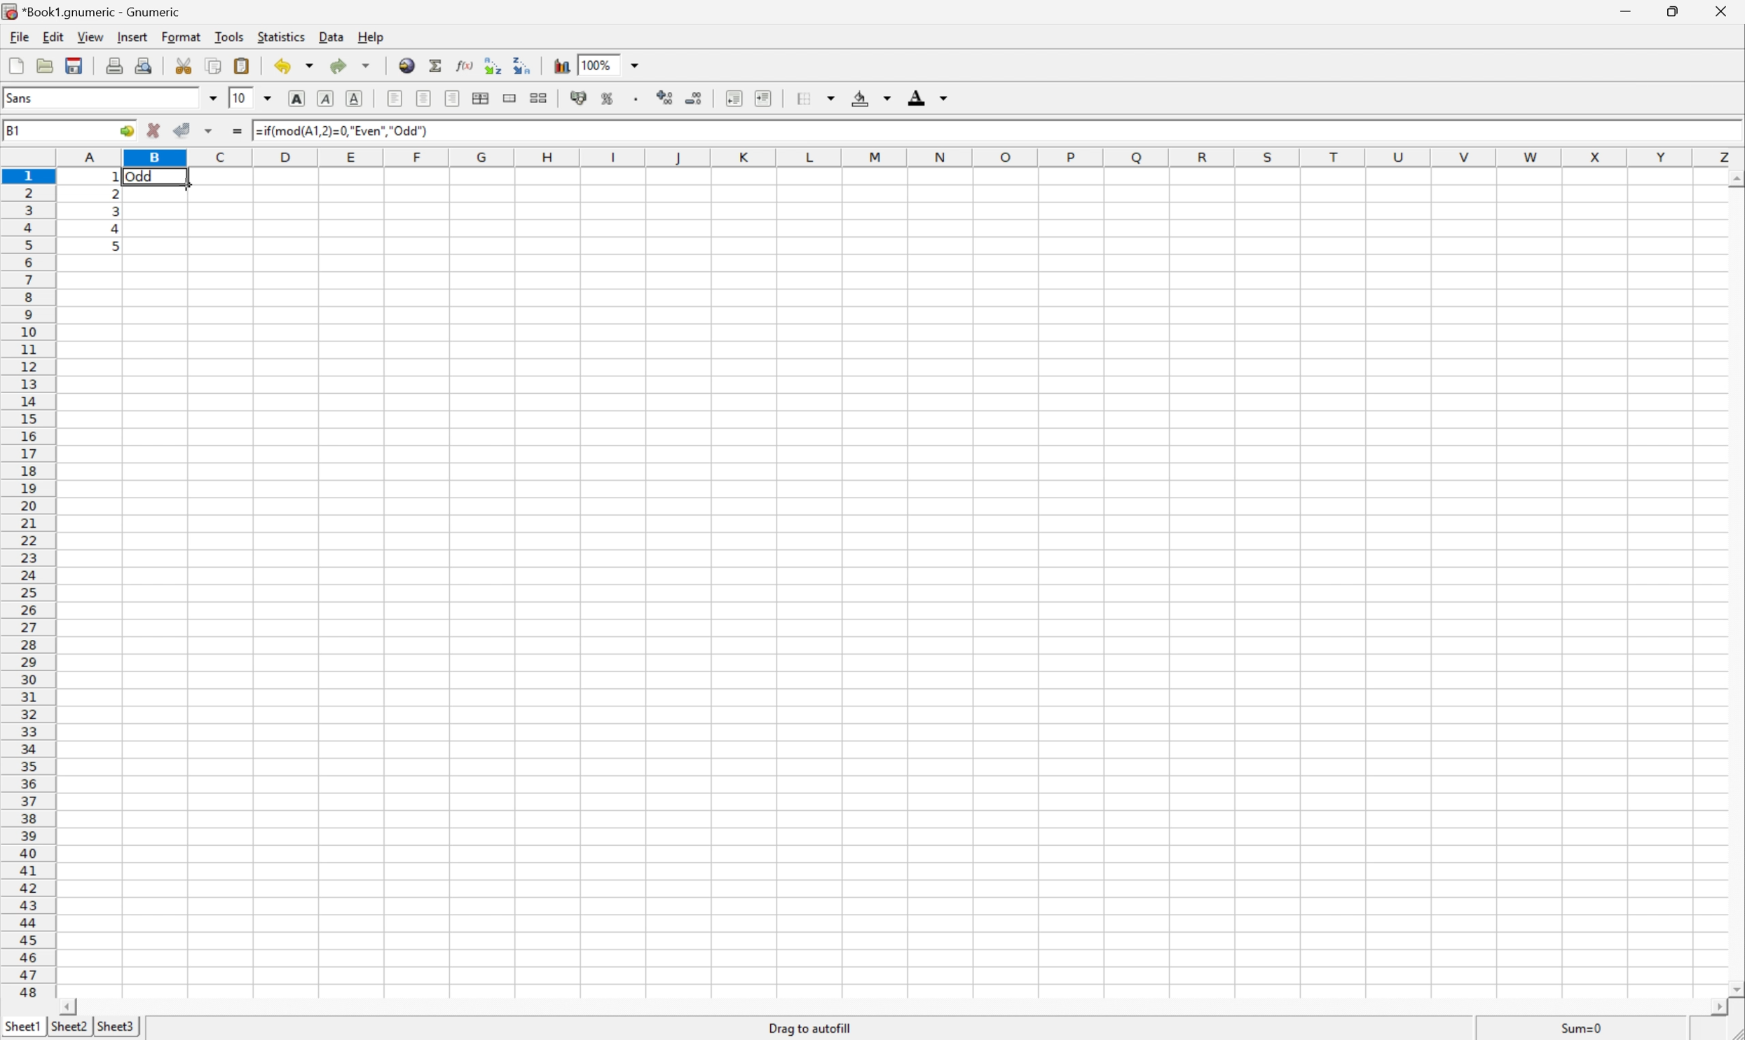 The width and height of the screenshot is (1745, 1040). What do you see at coordinates (127, 129) in the screenshot?
I see `Go to` at bounding box center [127, 129].